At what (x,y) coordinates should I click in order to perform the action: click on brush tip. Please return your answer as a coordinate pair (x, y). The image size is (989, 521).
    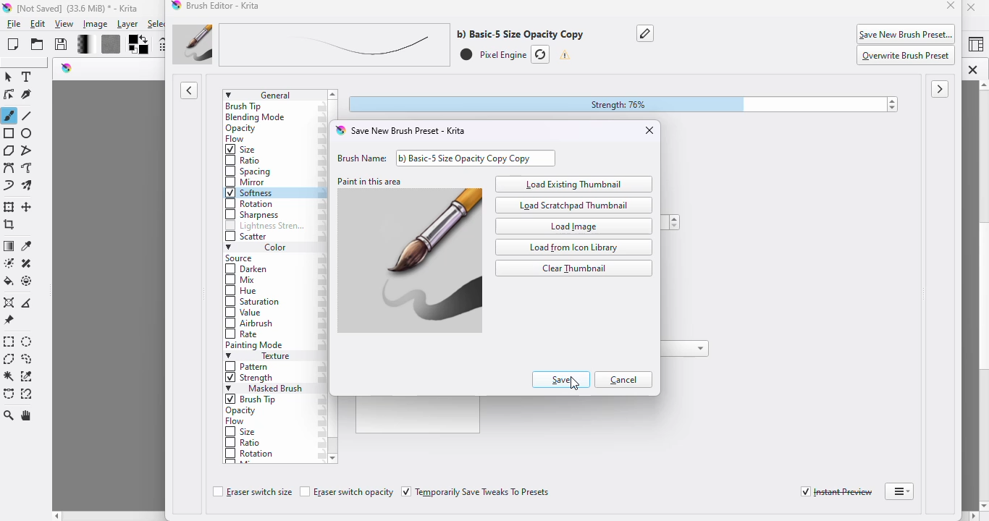
    Looking at the image, I should click on (244, 106).